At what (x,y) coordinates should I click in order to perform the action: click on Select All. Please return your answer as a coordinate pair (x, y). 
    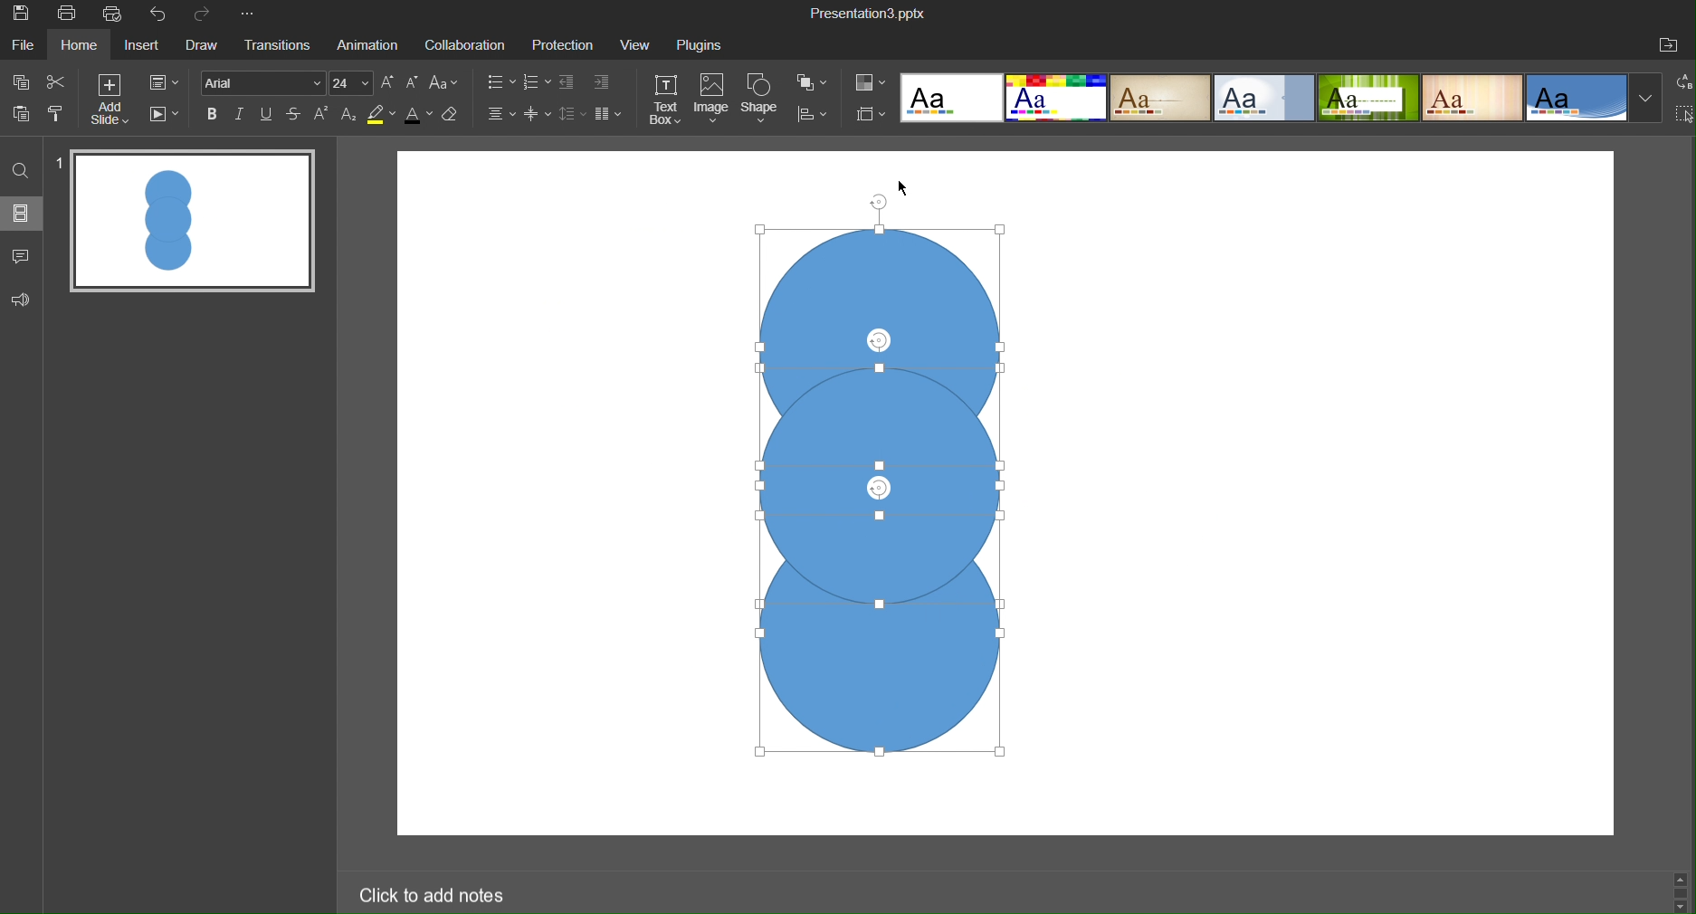
    Looking at the image, I should click on (1684, 116).